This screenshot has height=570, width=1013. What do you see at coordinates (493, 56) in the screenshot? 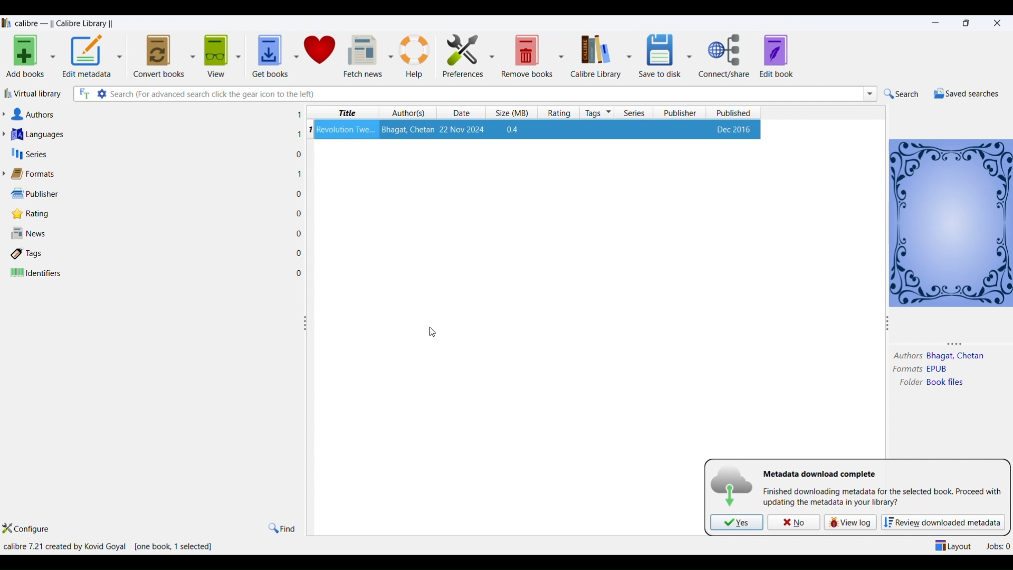
I see `preferences options dropdown button` at bounding box center [493, 56].